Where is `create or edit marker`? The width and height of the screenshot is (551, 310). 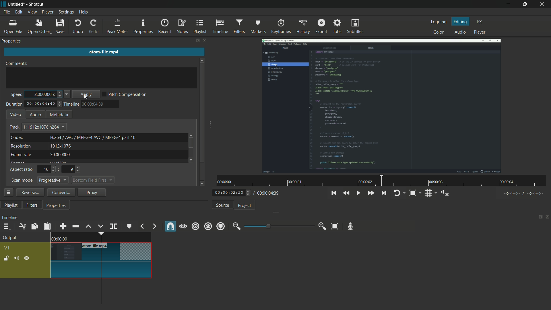 create or edit marker is located at coordinates (128, 226).